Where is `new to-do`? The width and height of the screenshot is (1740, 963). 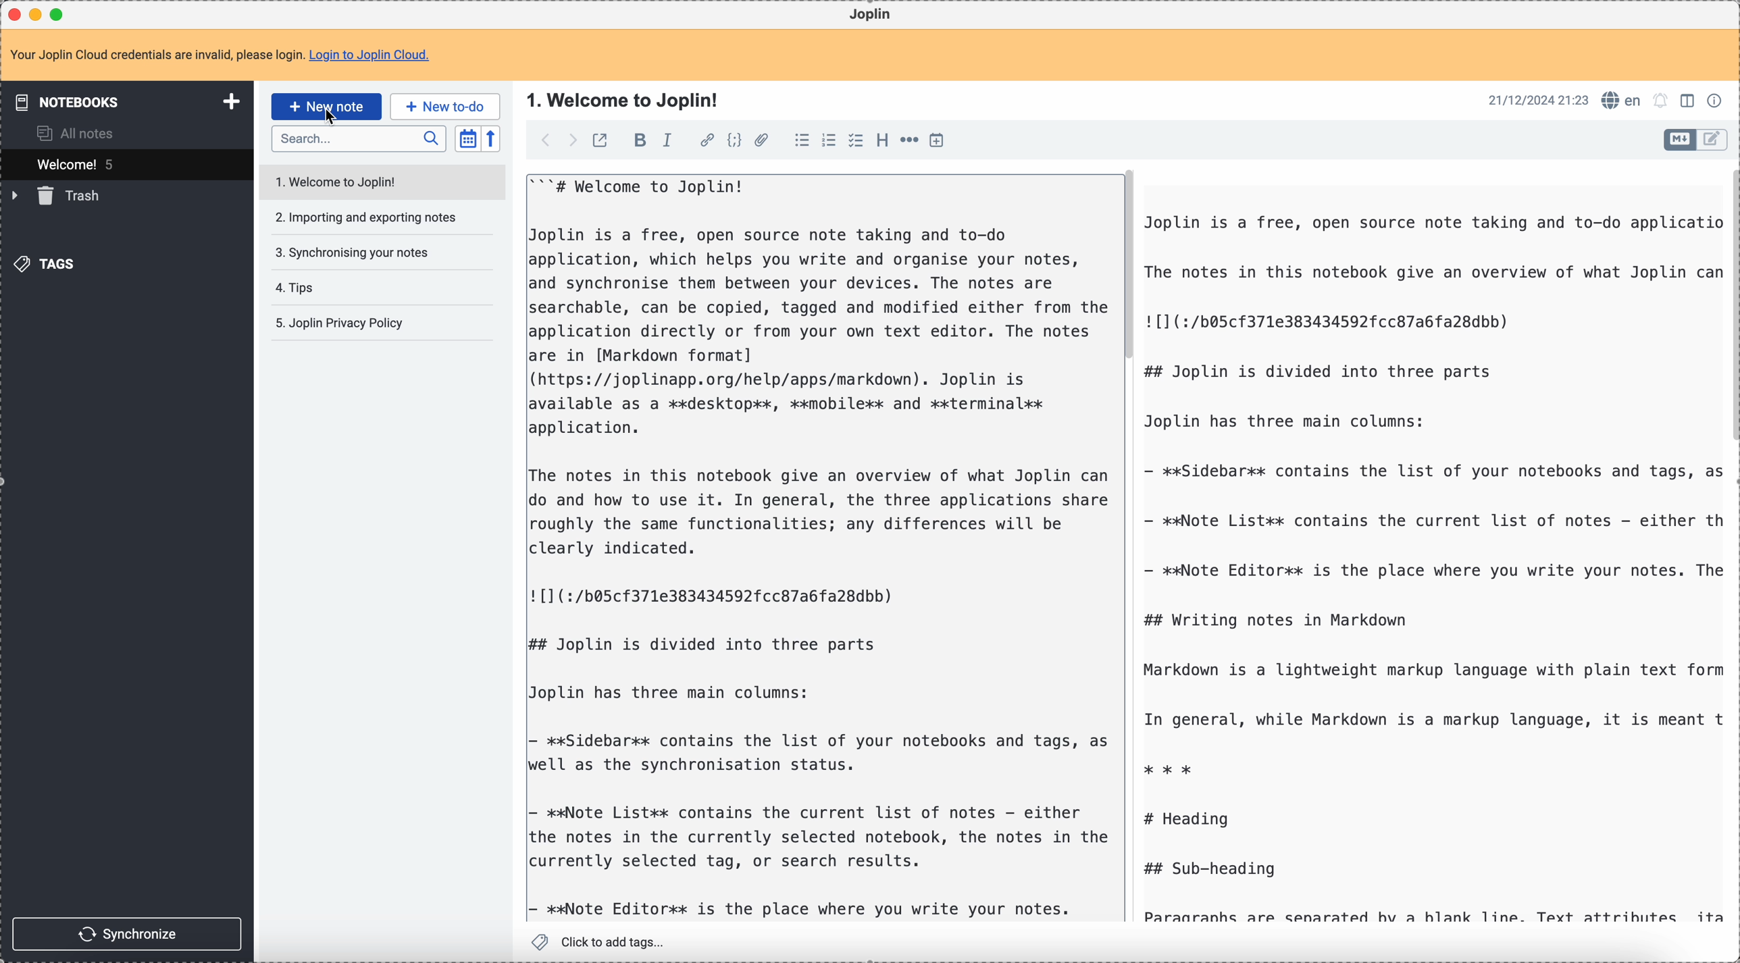
new to-do is located at coordinates (445, 105).